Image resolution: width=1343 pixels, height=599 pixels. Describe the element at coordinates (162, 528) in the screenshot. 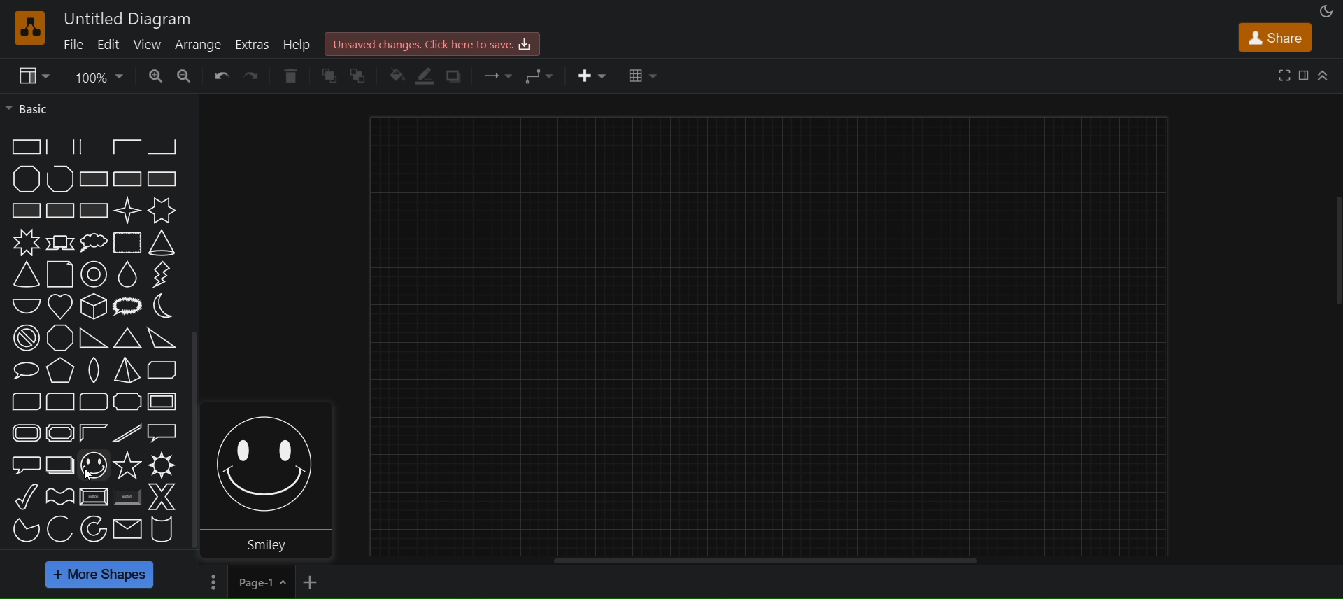

I see `cylinder stack` at that location.